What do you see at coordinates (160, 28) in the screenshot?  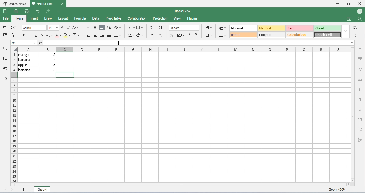 I see `sort descending` at bounding box center [160, 28].